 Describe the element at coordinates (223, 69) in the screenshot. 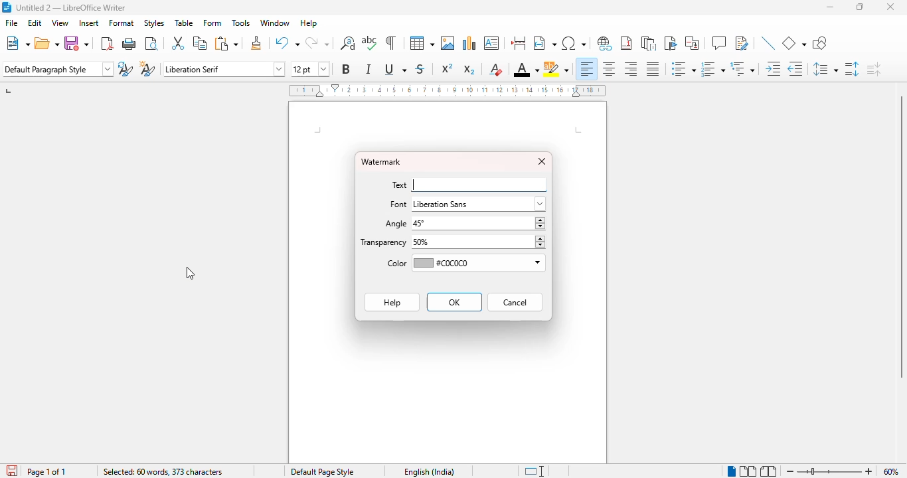

I see `font name` at that location.